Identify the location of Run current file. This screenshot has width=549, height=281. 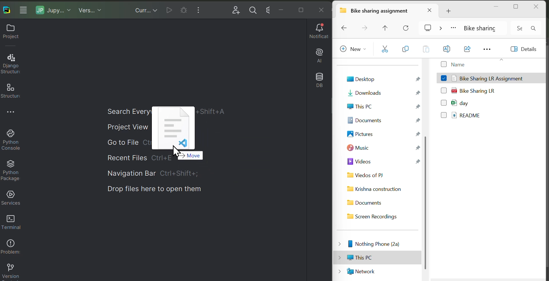
(169, 9).